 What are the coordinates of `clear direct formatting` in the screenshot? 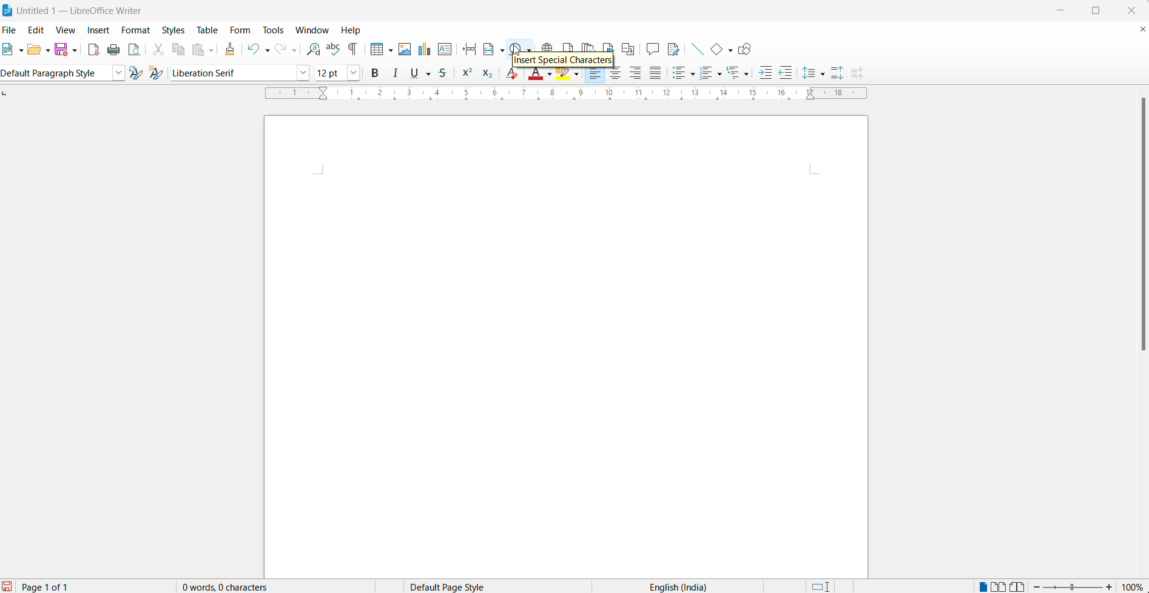 It's located at (510, 76).